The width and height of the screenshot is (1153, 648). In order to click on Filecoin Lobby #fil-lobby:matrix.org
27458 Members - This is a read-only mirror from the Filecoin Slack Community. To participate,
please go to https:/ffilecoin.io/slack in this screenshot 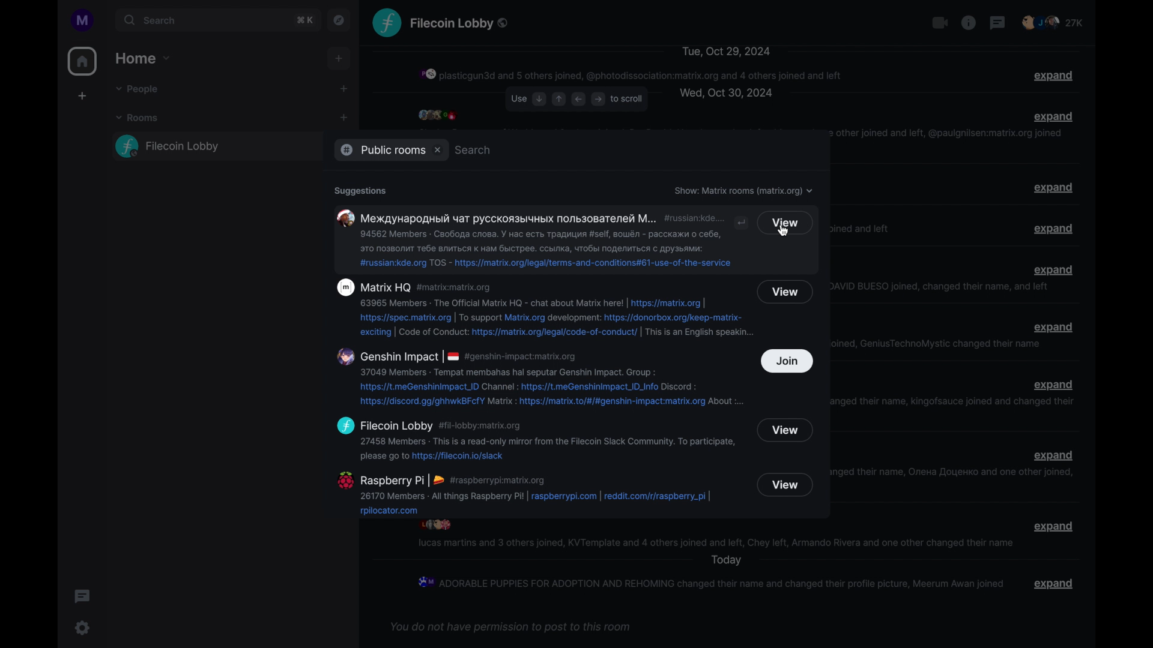, I will do `click(536, 439)`.